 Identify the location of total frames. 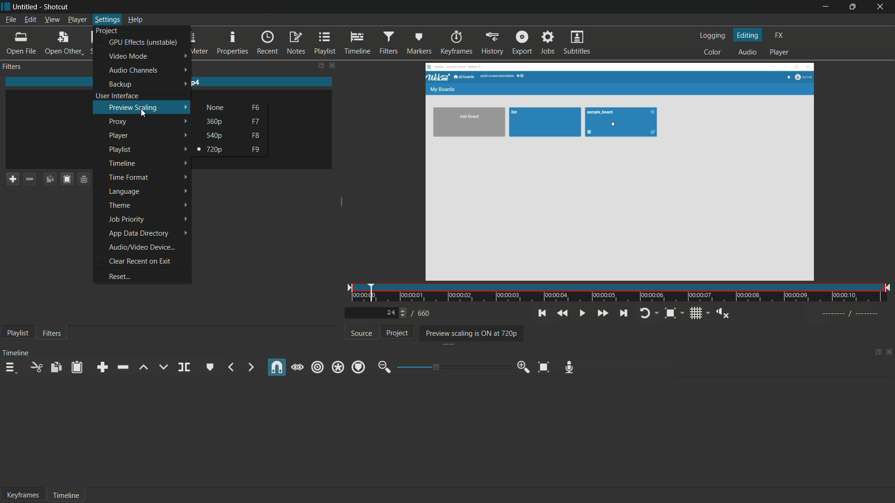
(424, 313).